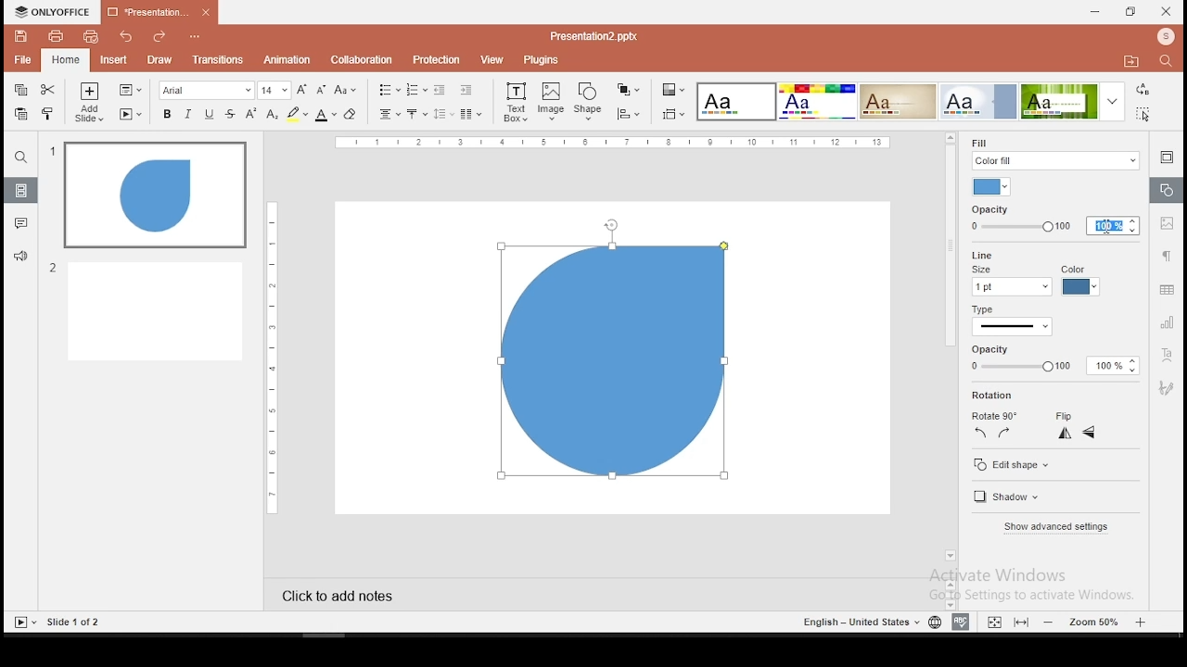 Image resolution: width=1187 pixels, height=667 pixels. I want to click on english - united states, so click(858, 624).